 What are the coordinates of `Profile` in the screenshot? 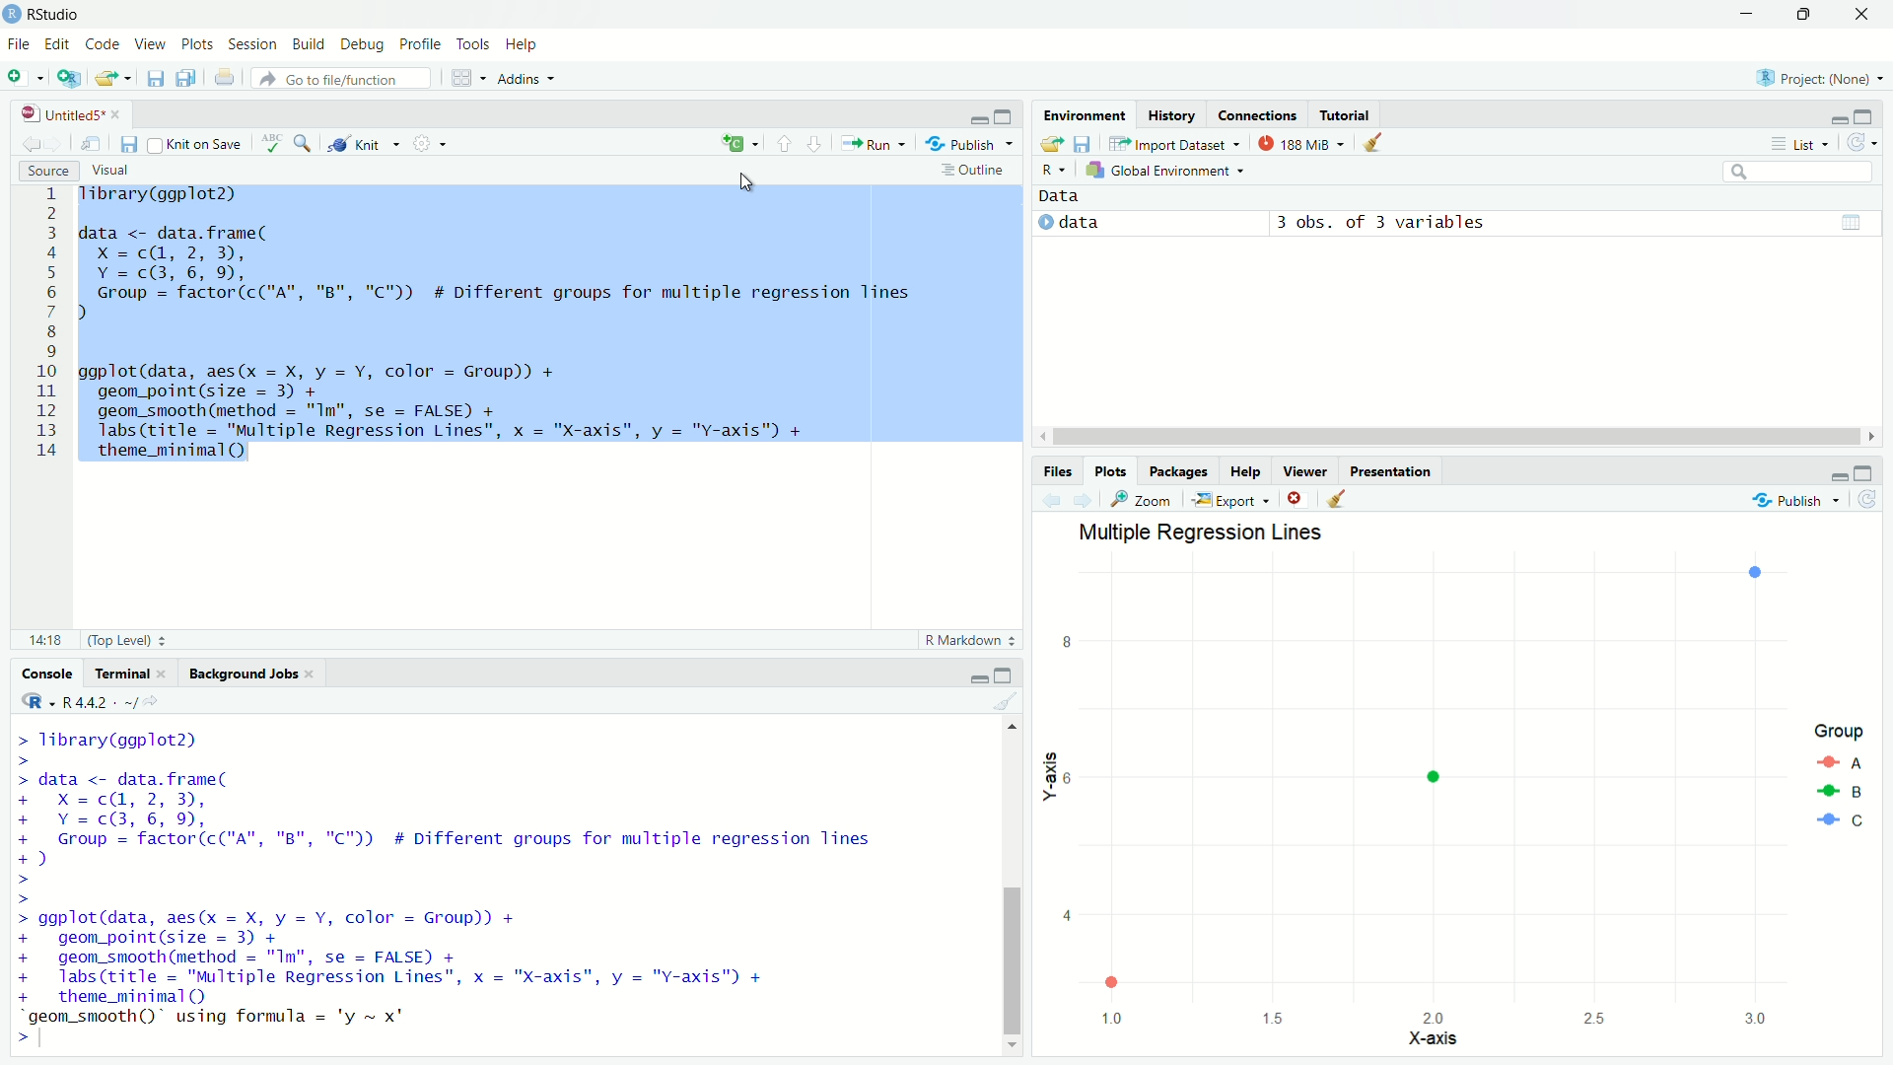 It's located at (420, 45).